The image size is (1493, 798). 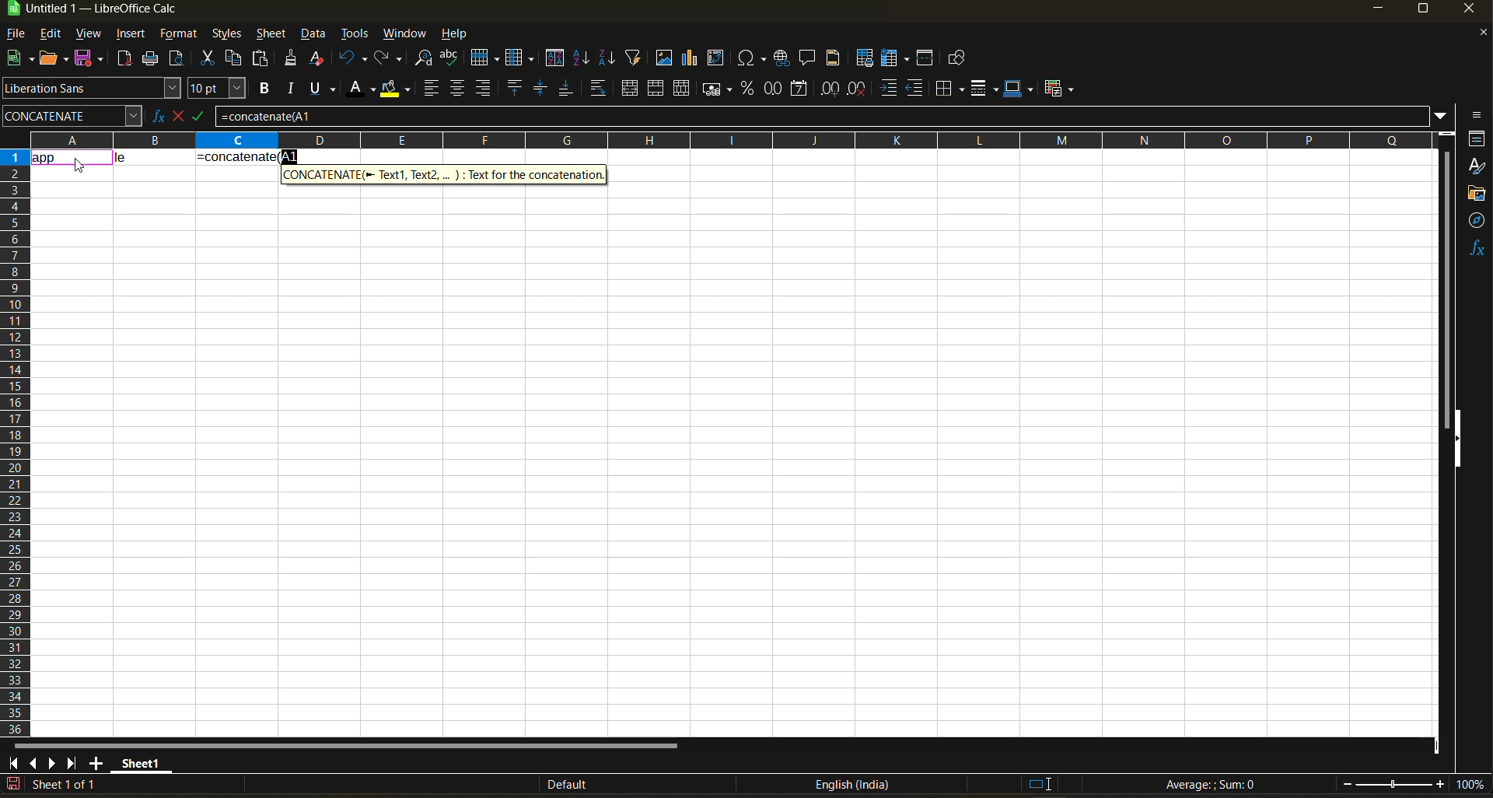 What do you see at coordinates (390, 59) in the screenshot?
I see `redo ` at bounding box center [390, 59].